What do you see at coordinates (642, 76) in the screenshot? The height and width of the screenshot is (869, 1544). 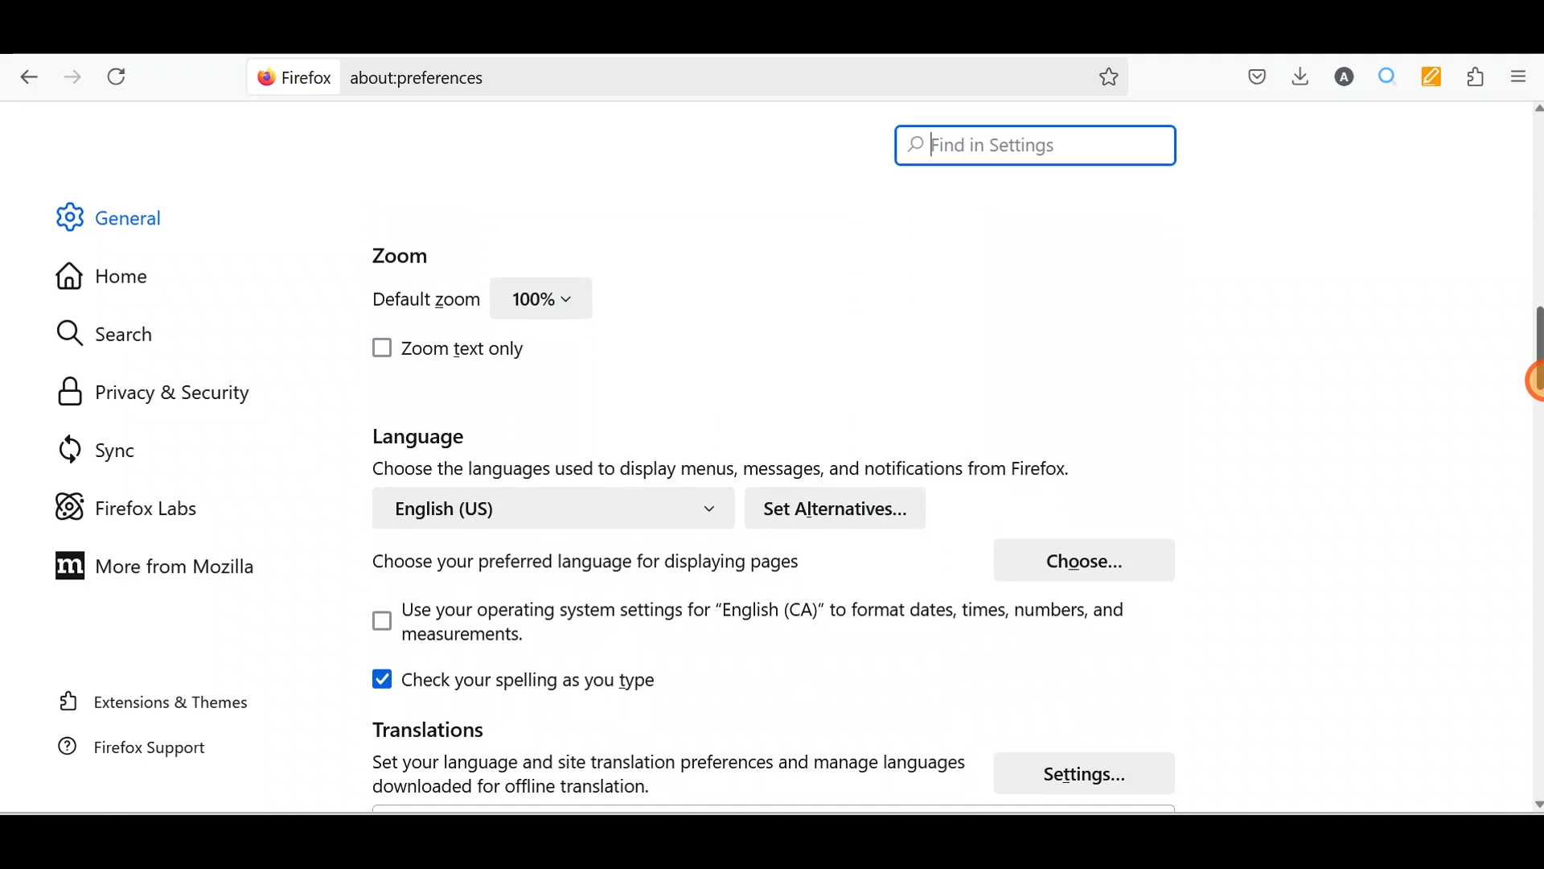 I see `about:preferences` at bounding box center [642, 76].